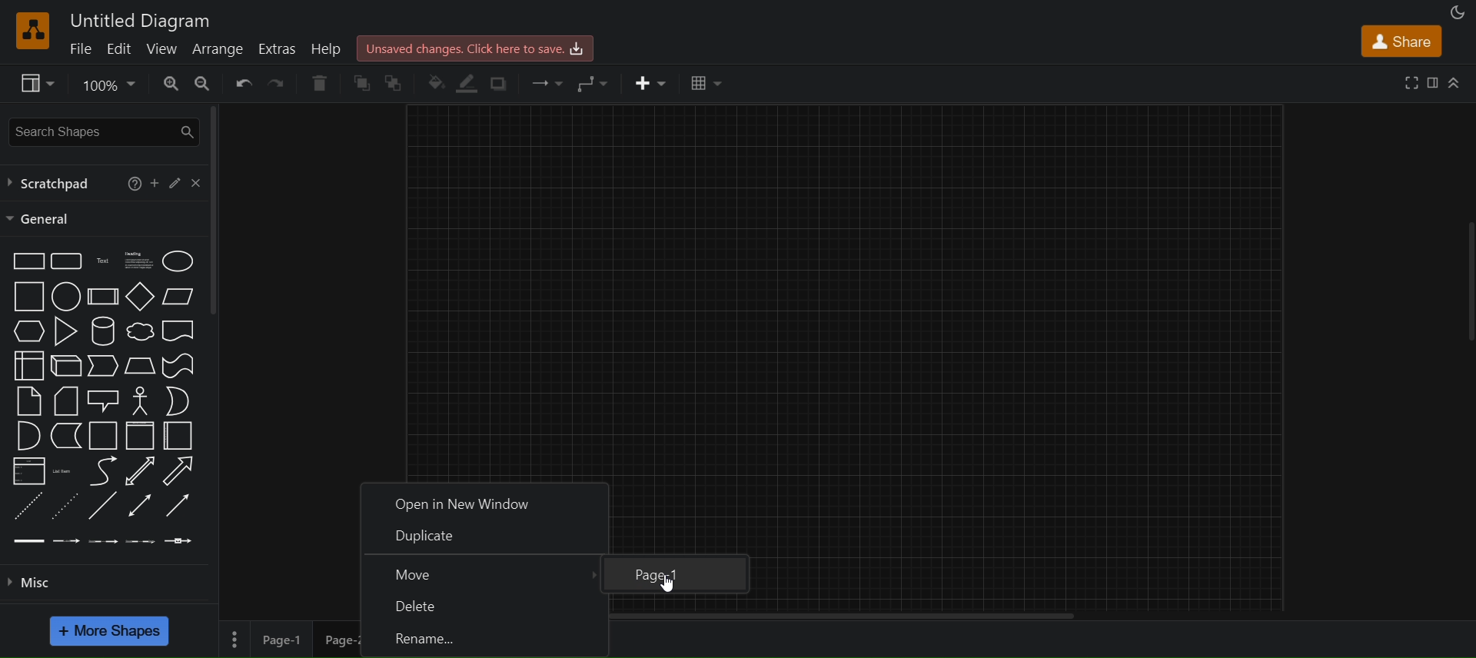  Describe the element at coordinates (103, 367) in the screenshot. I see `step` at that location.